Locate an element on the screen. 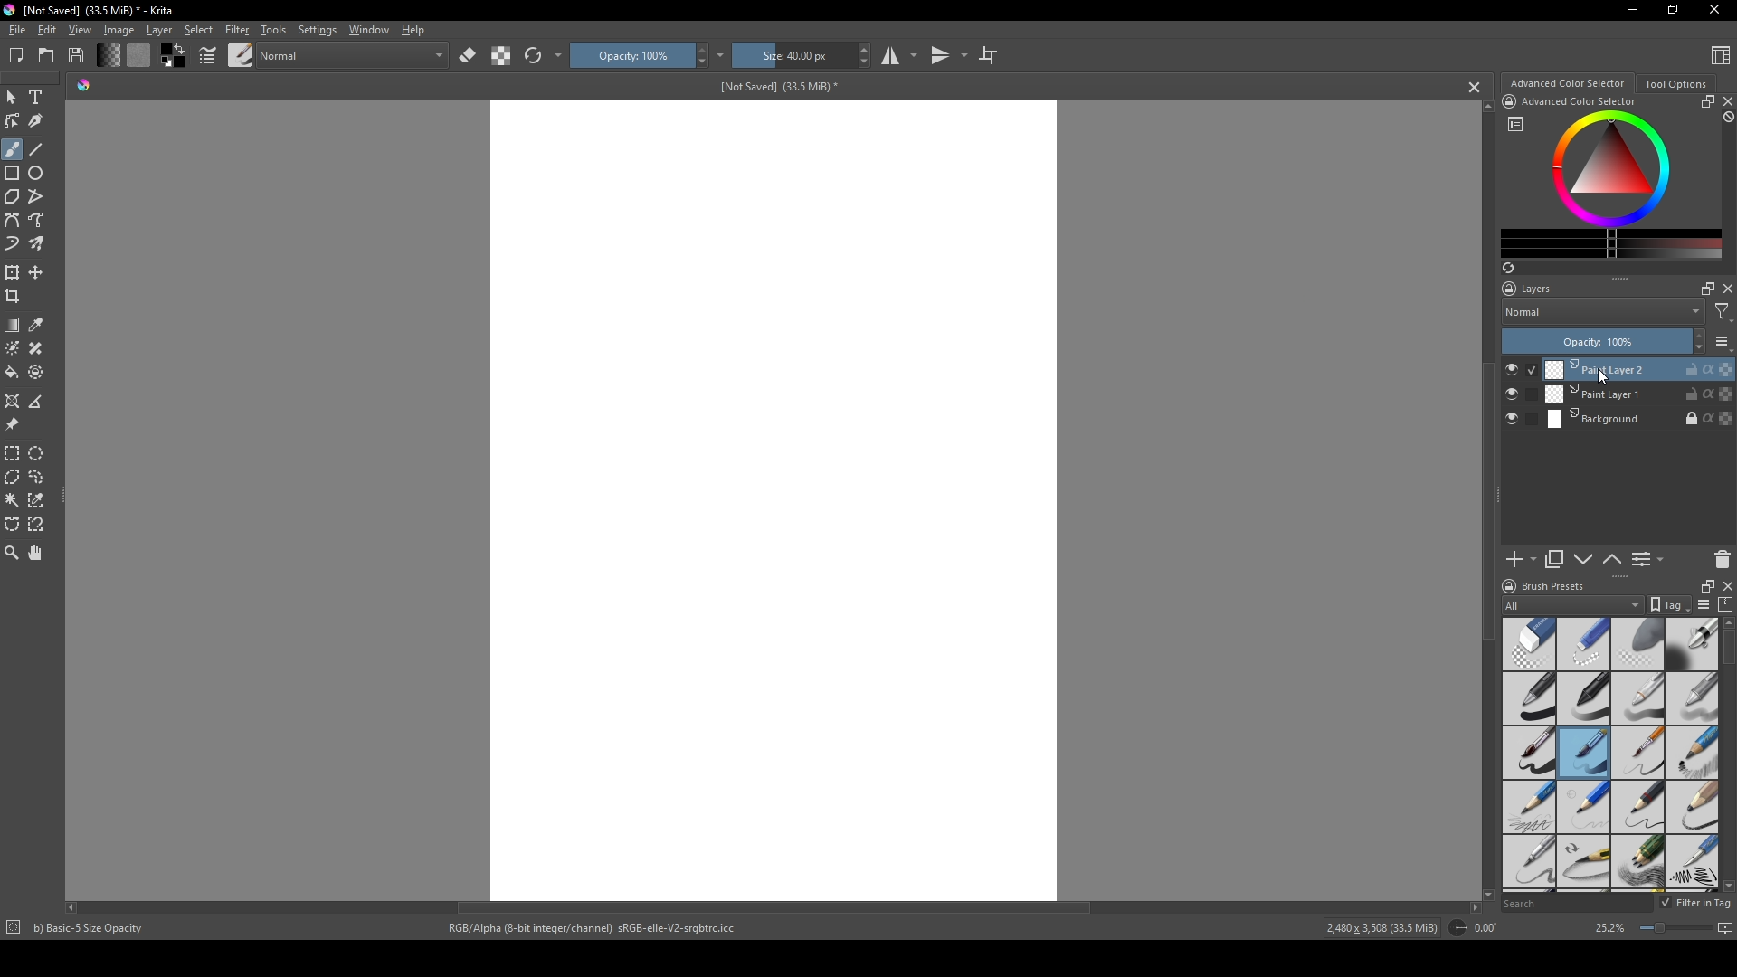  check button is located at coordinates (1520, 369).